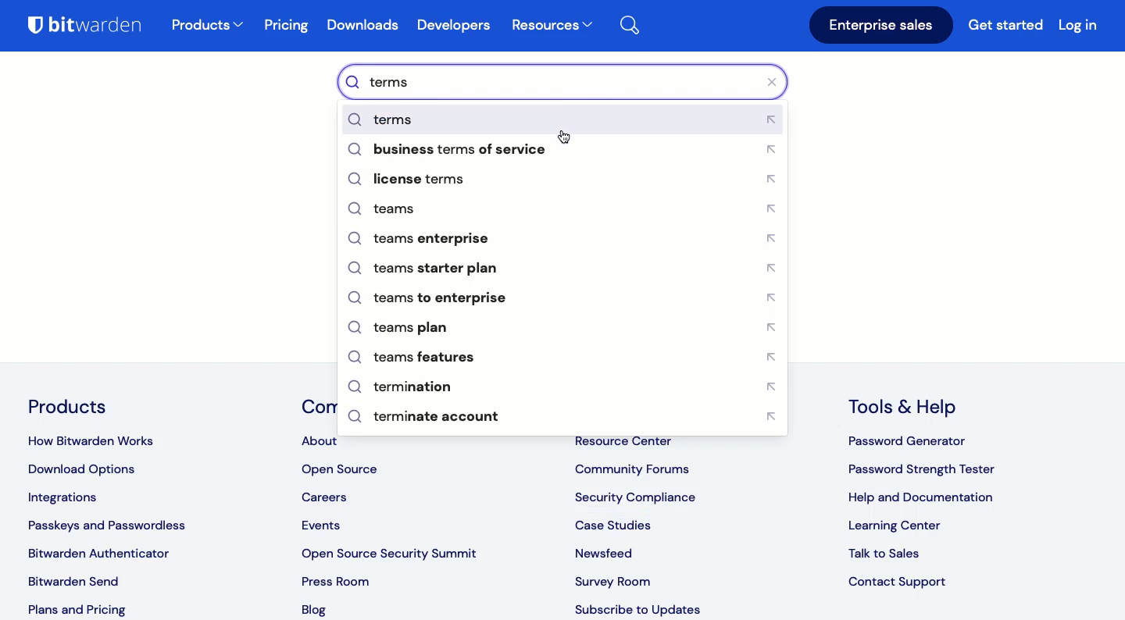  What do you see at coordinates (566, 239) in the screenshot?
I see `teams enterprise` at bounding box center [566, 239].